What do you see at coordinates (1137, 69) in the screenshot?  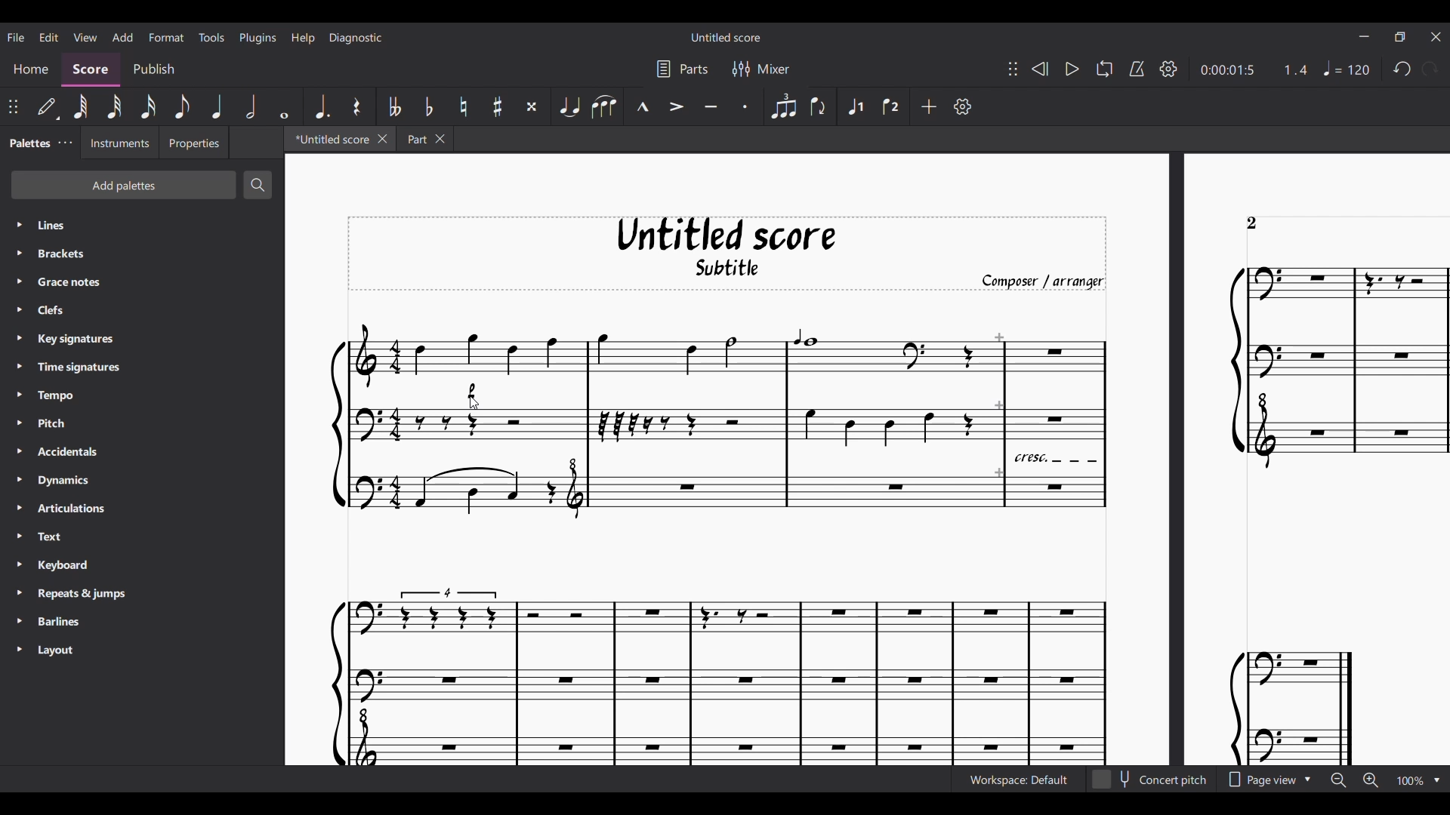 I see `Metronome` at bounding box center [1137, 69].